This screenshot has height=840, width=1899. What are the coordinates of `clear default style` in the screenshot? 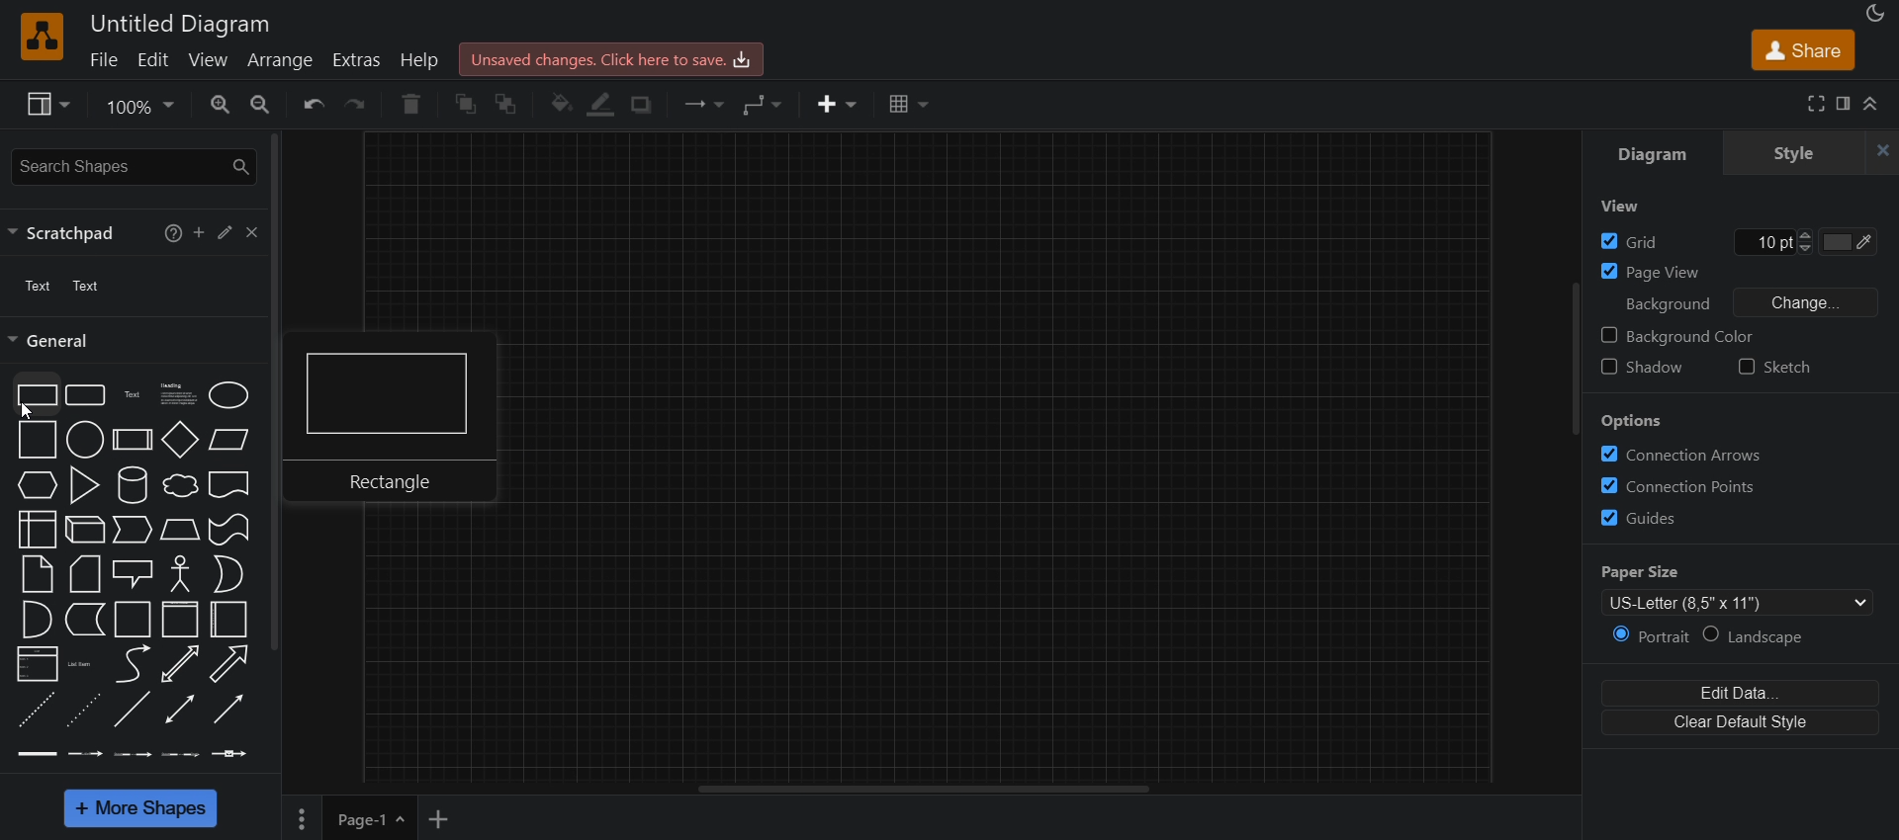 It's located at (1736, 725).